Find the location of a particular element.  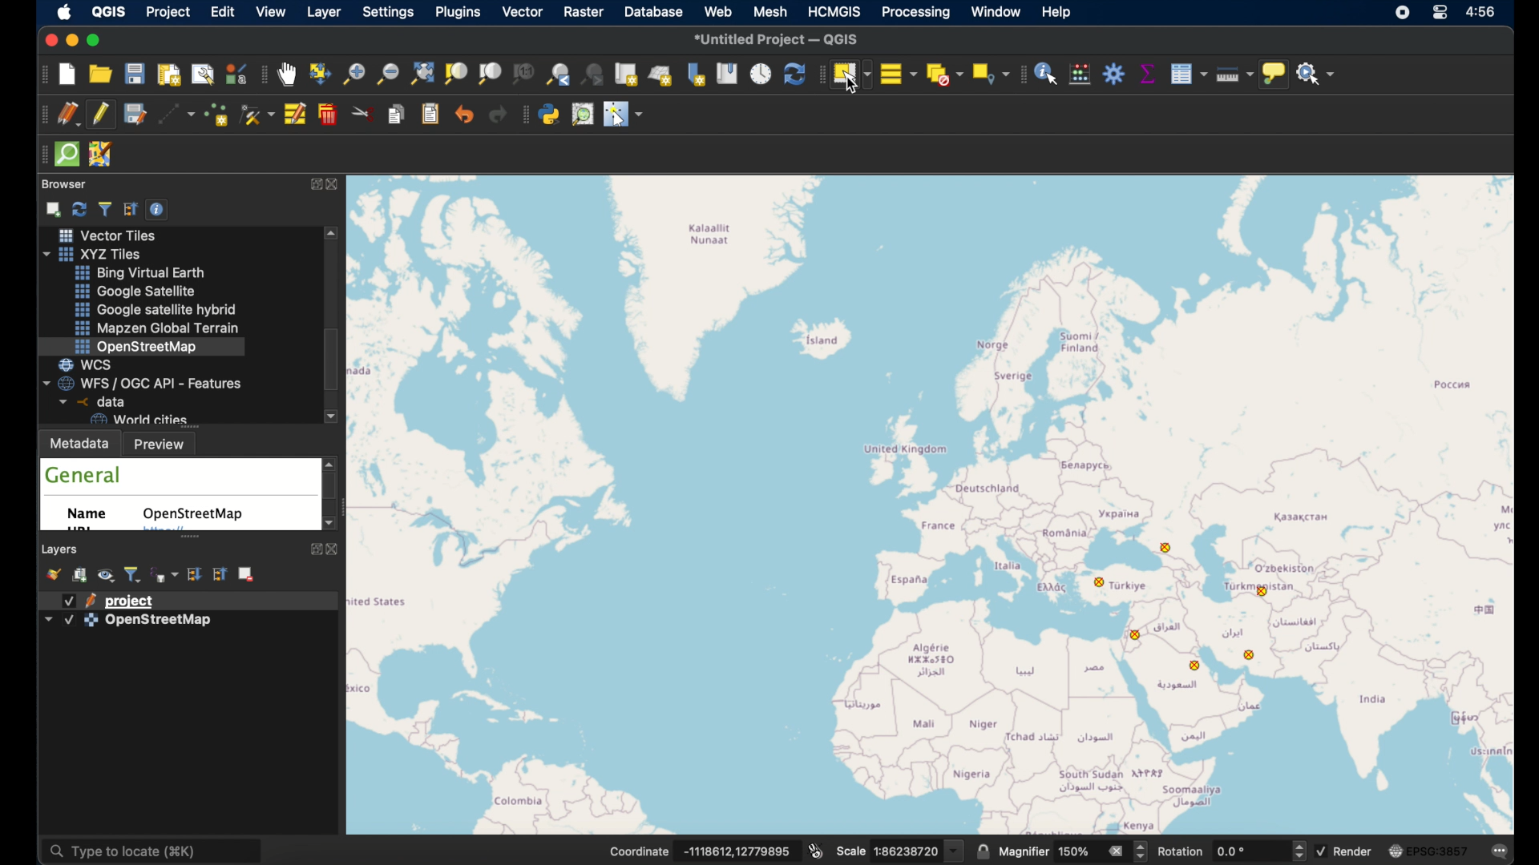

statistical summary is located at coordinates (1146, 74).